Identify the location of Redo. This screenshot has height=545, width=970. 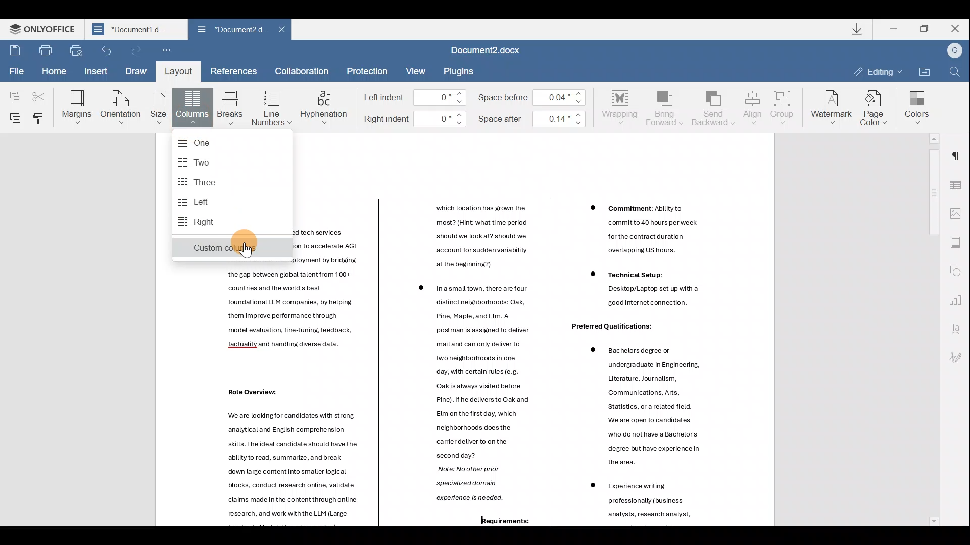
(137, 51).